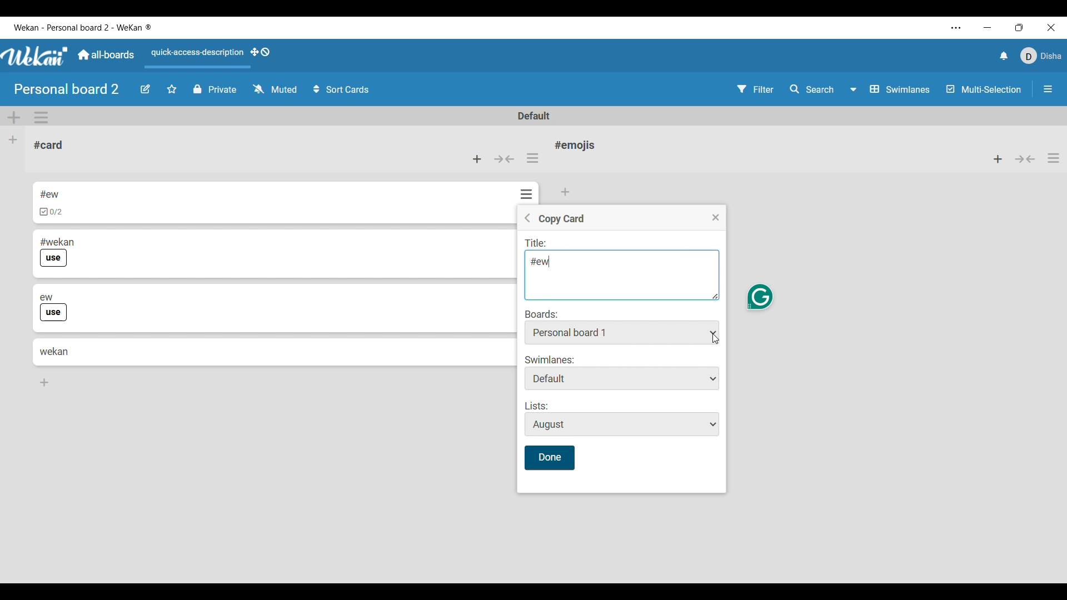 The image size is (1067, 600). Describe the element at coordinates (984, 89) in the screenshot. I see `Toggle for multi-selection` at that location.